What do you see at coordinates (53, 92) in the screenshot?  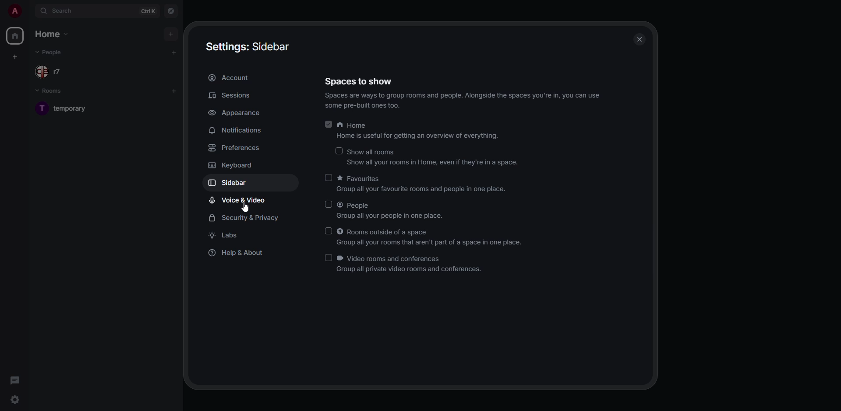 I see `rooms` at bounding box center [53, 92].